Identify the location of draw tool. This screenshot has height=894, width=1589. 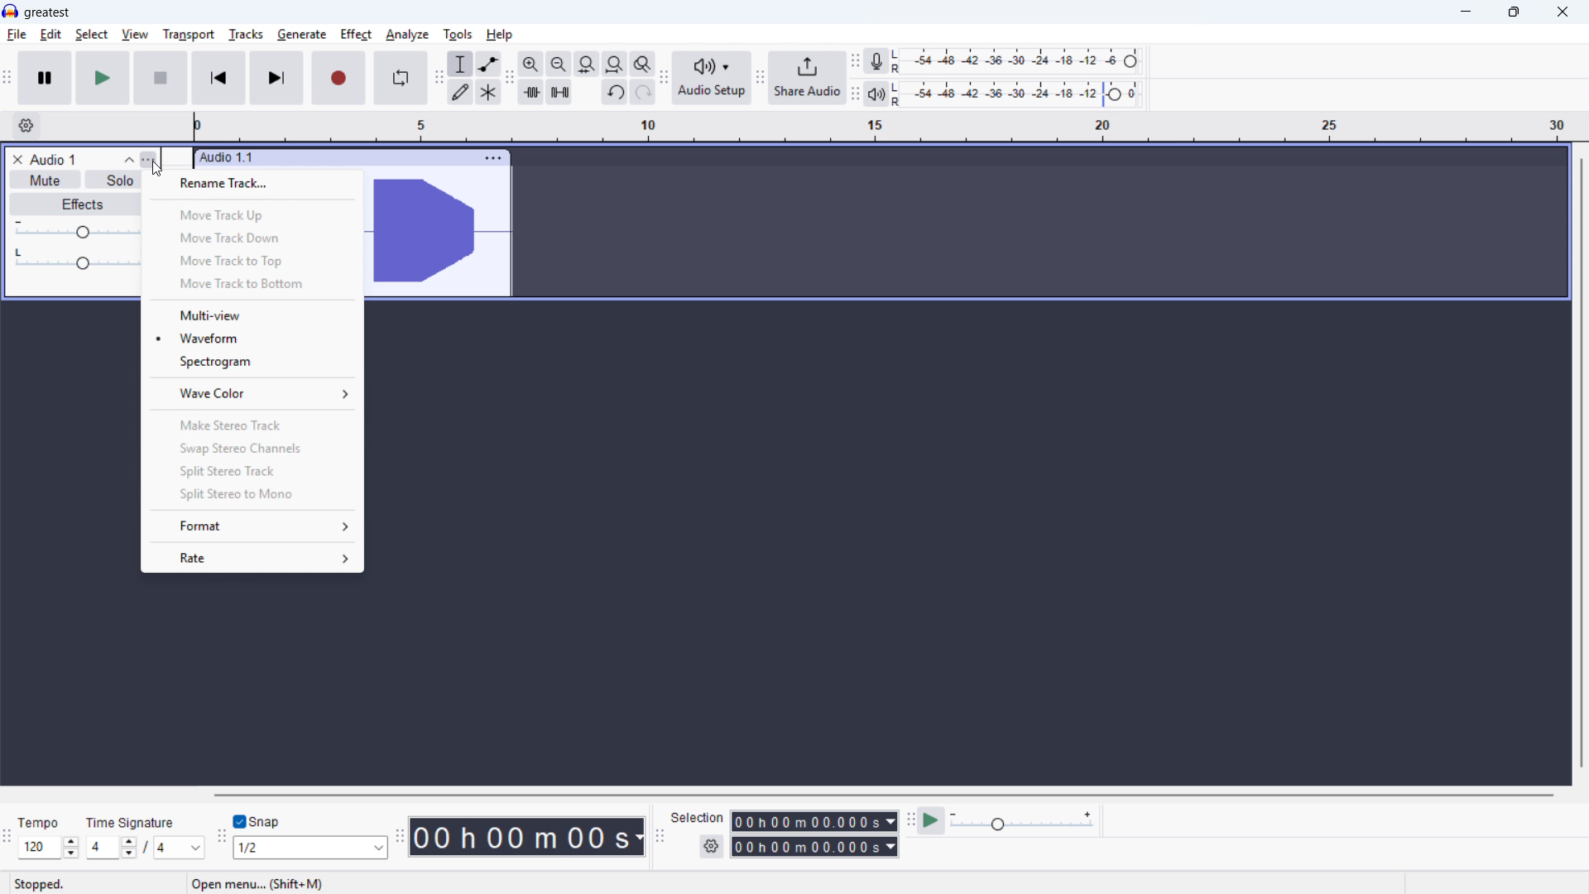
(461, 92).